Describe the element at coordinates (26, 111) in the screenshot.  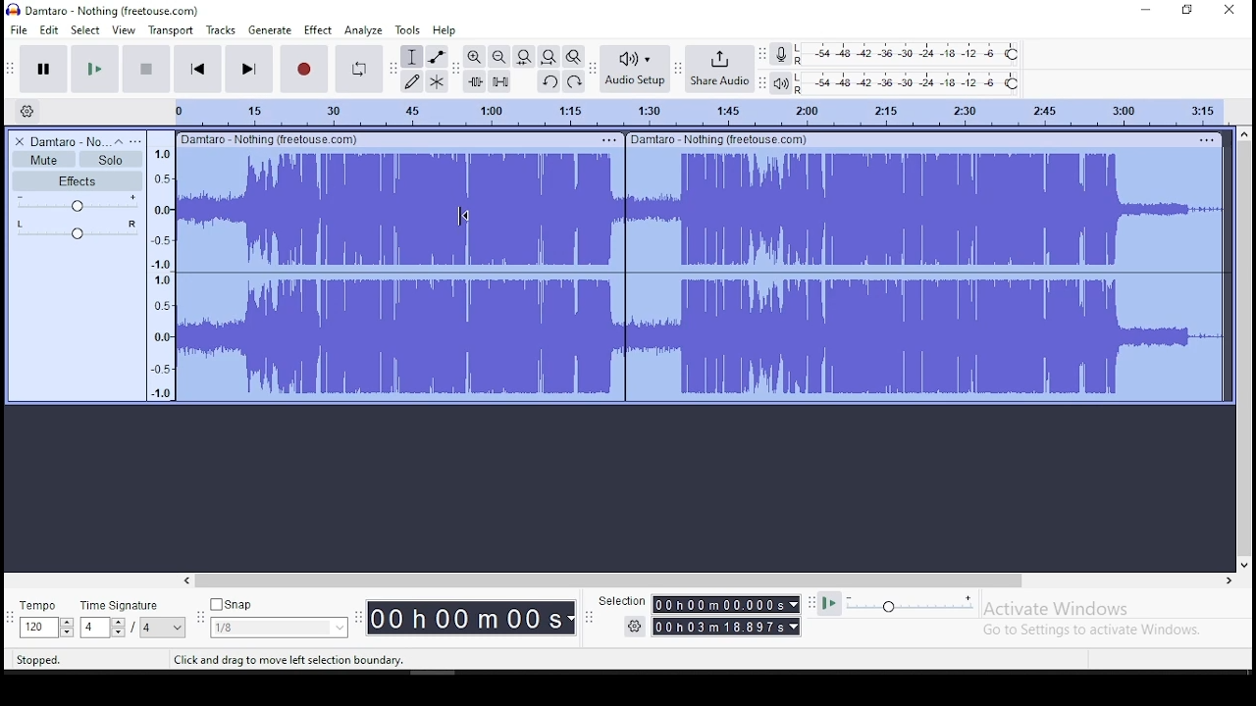
I see `timeline settings` at that location.